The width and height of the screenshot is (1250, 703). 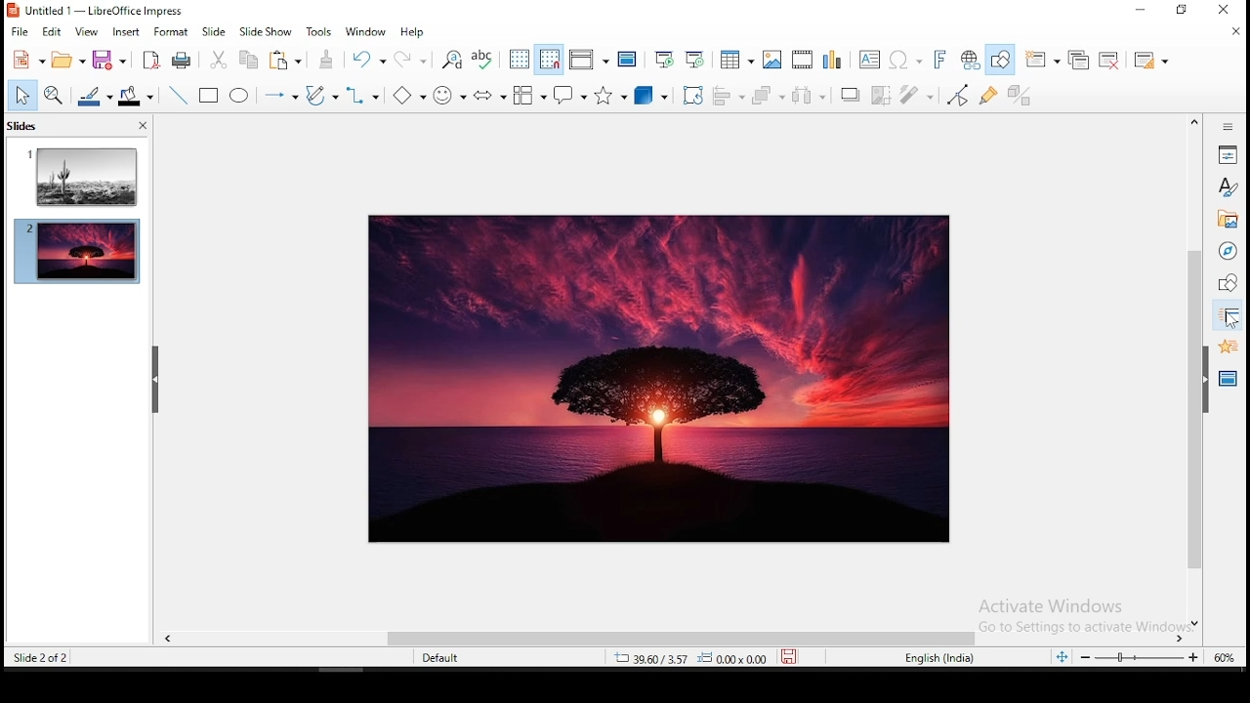 I want to click on help, so click(x=413, y=35).